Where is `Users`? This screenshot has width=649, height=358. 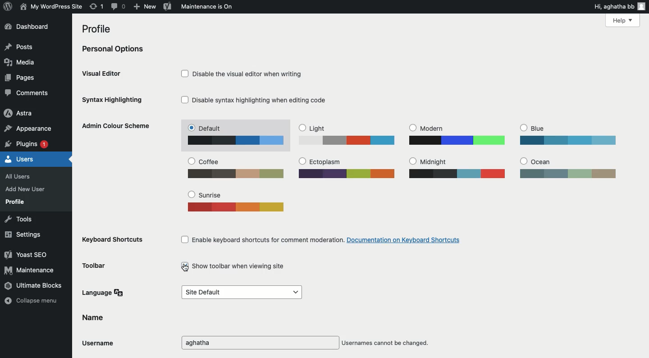
Users is located at coordinates (21, 159).